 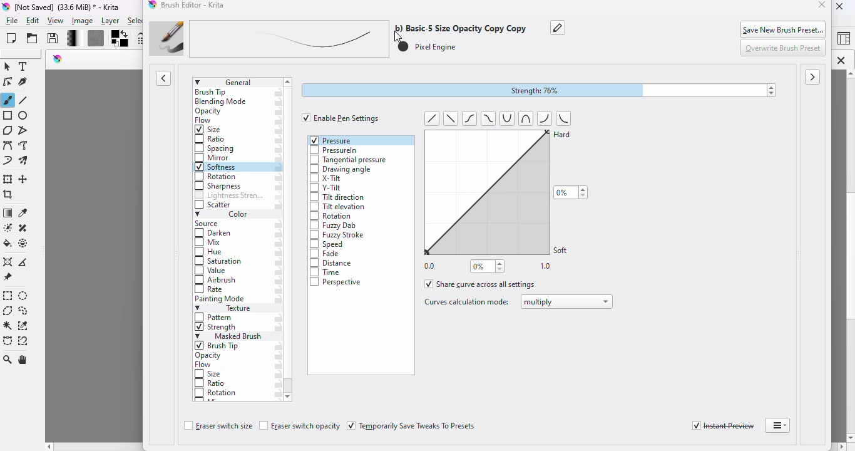 What do you see at coordinates (215, 281) in the screenshot?
I see `airbrush` at bounding box center [215, 281].